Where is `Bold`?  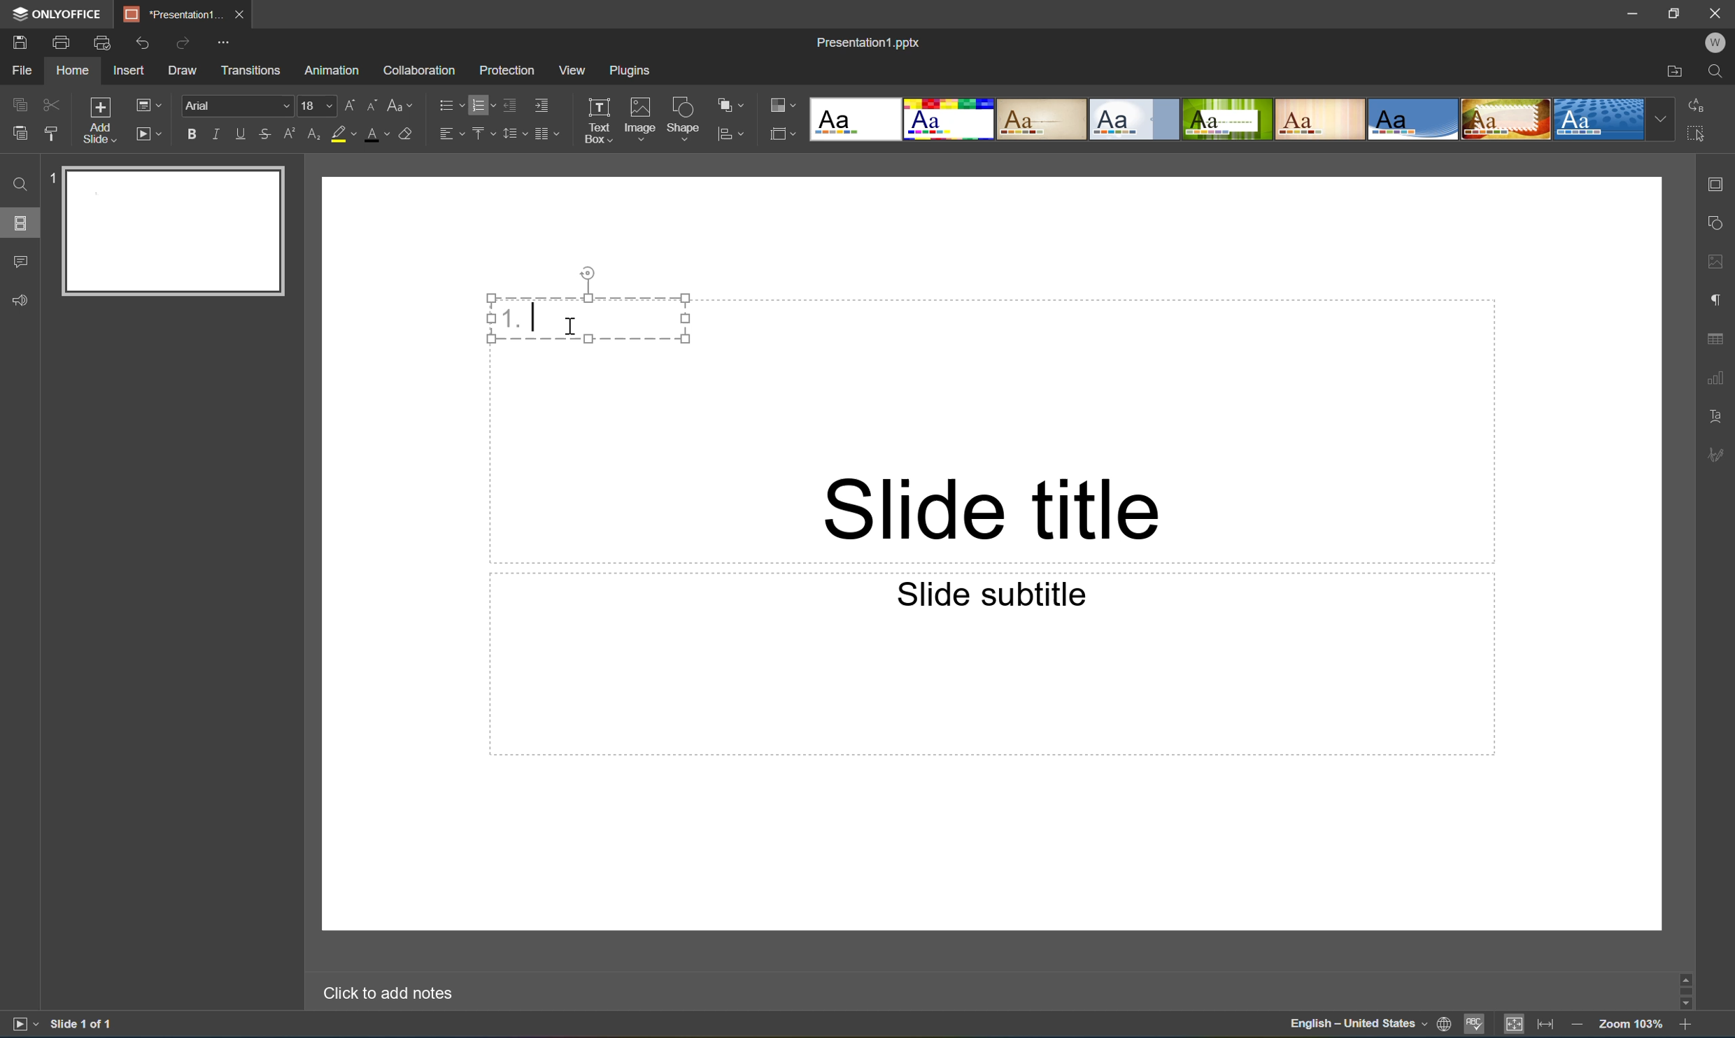 Bold is located at coordinates (193, 135).